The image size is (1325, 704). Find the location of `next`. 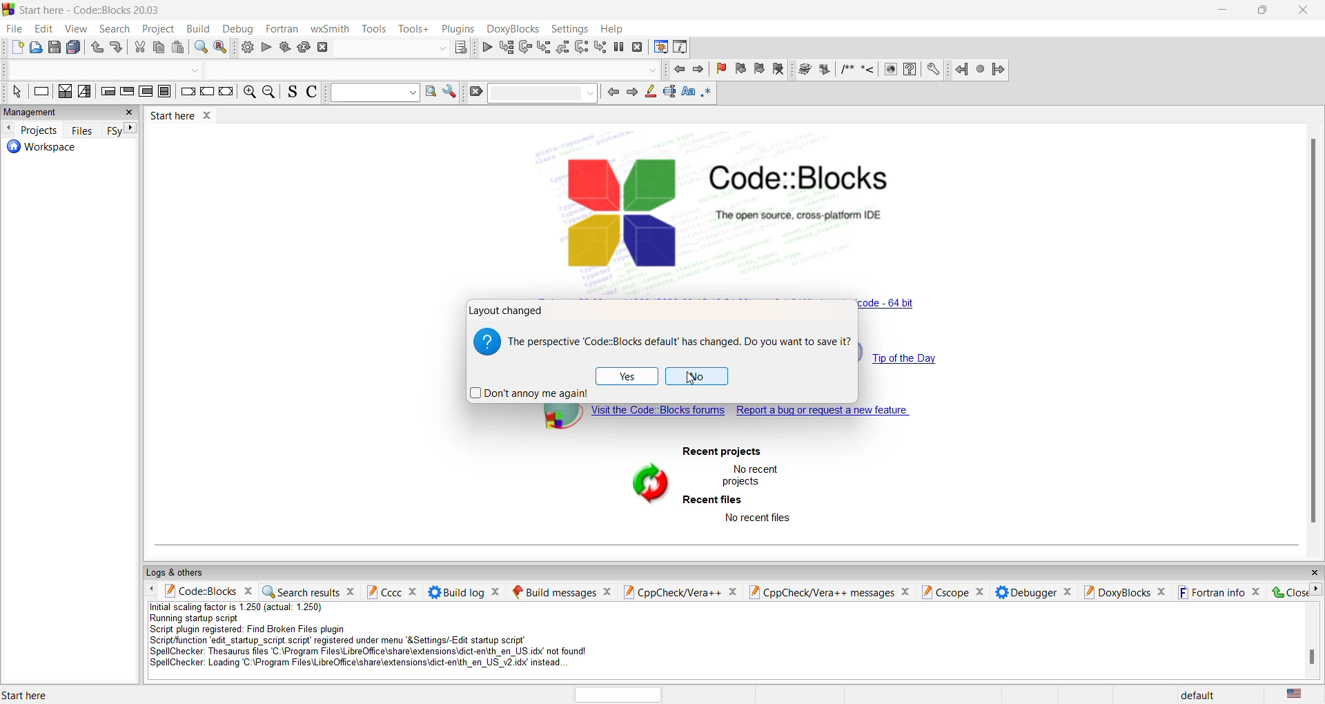

next is located at coordinates (631, 93).